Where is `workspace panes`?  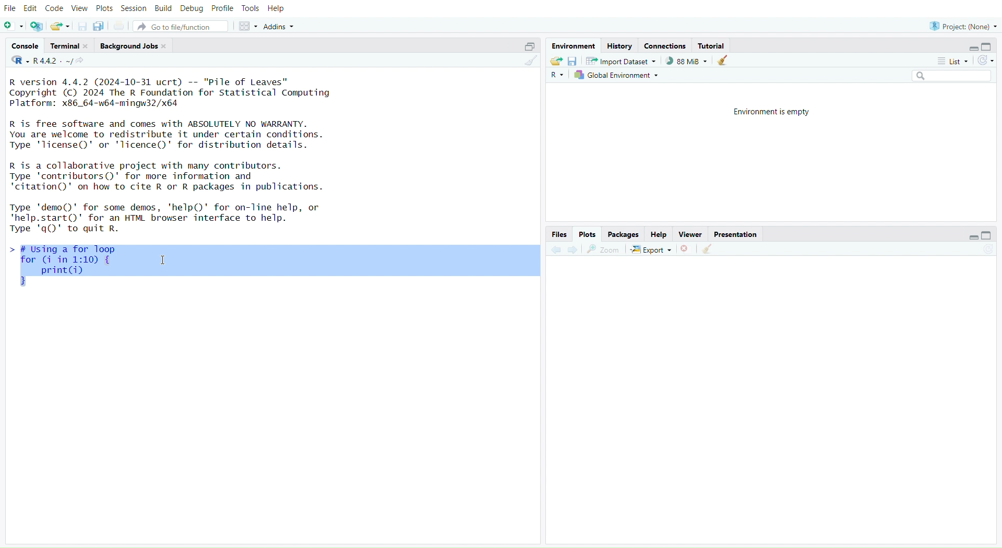 workspace panes is located at coordinates (248, 27).